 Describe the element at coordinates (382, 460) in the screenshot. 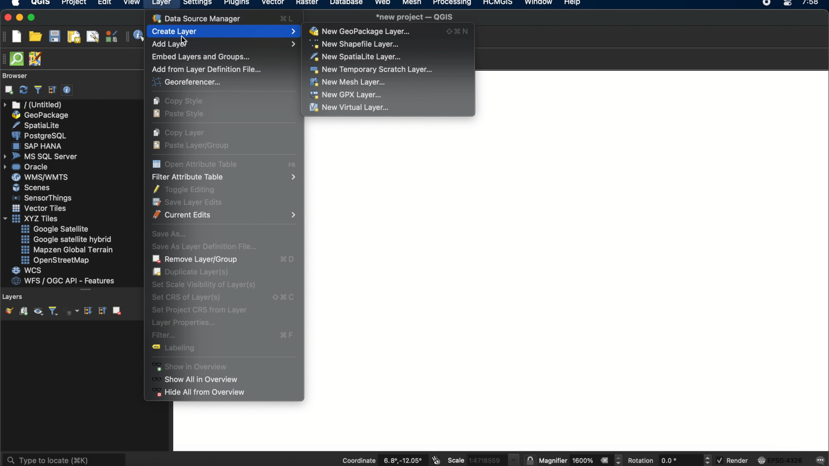

I see `coordinate 6.8, -12.05` at that location.